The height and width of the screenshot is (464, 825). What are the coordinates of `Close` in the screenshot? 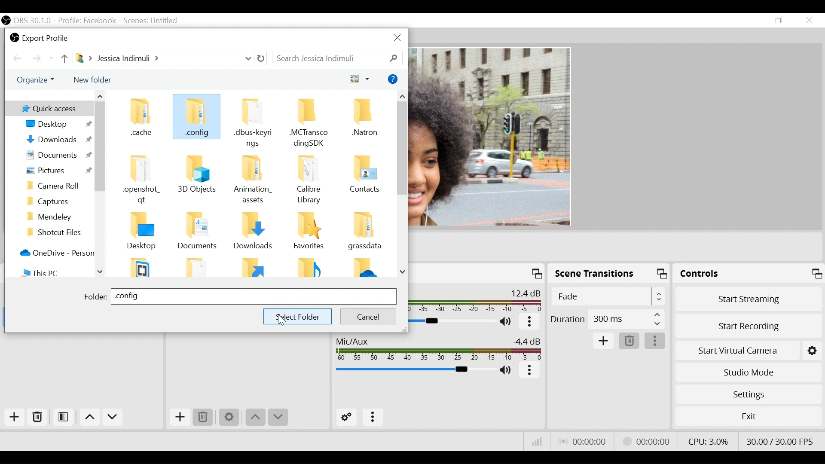 It's located at (398, 38).